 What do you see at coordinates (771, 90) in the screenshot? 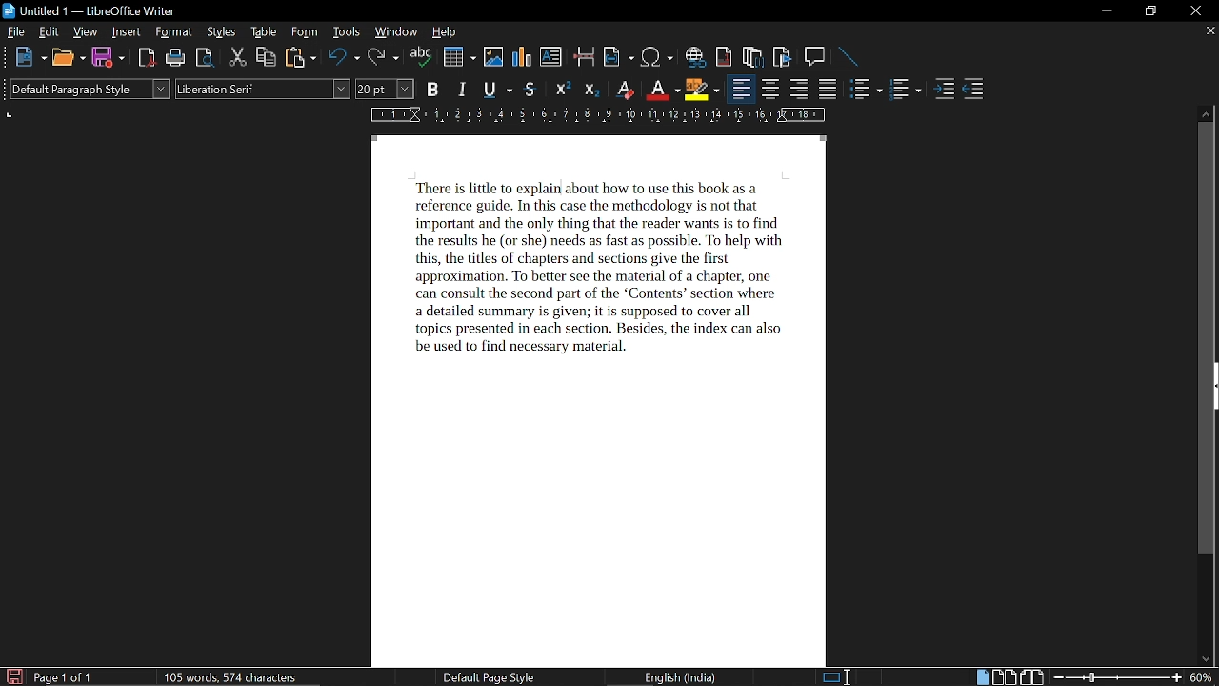
I see `center` at bounding box center [771, 90].